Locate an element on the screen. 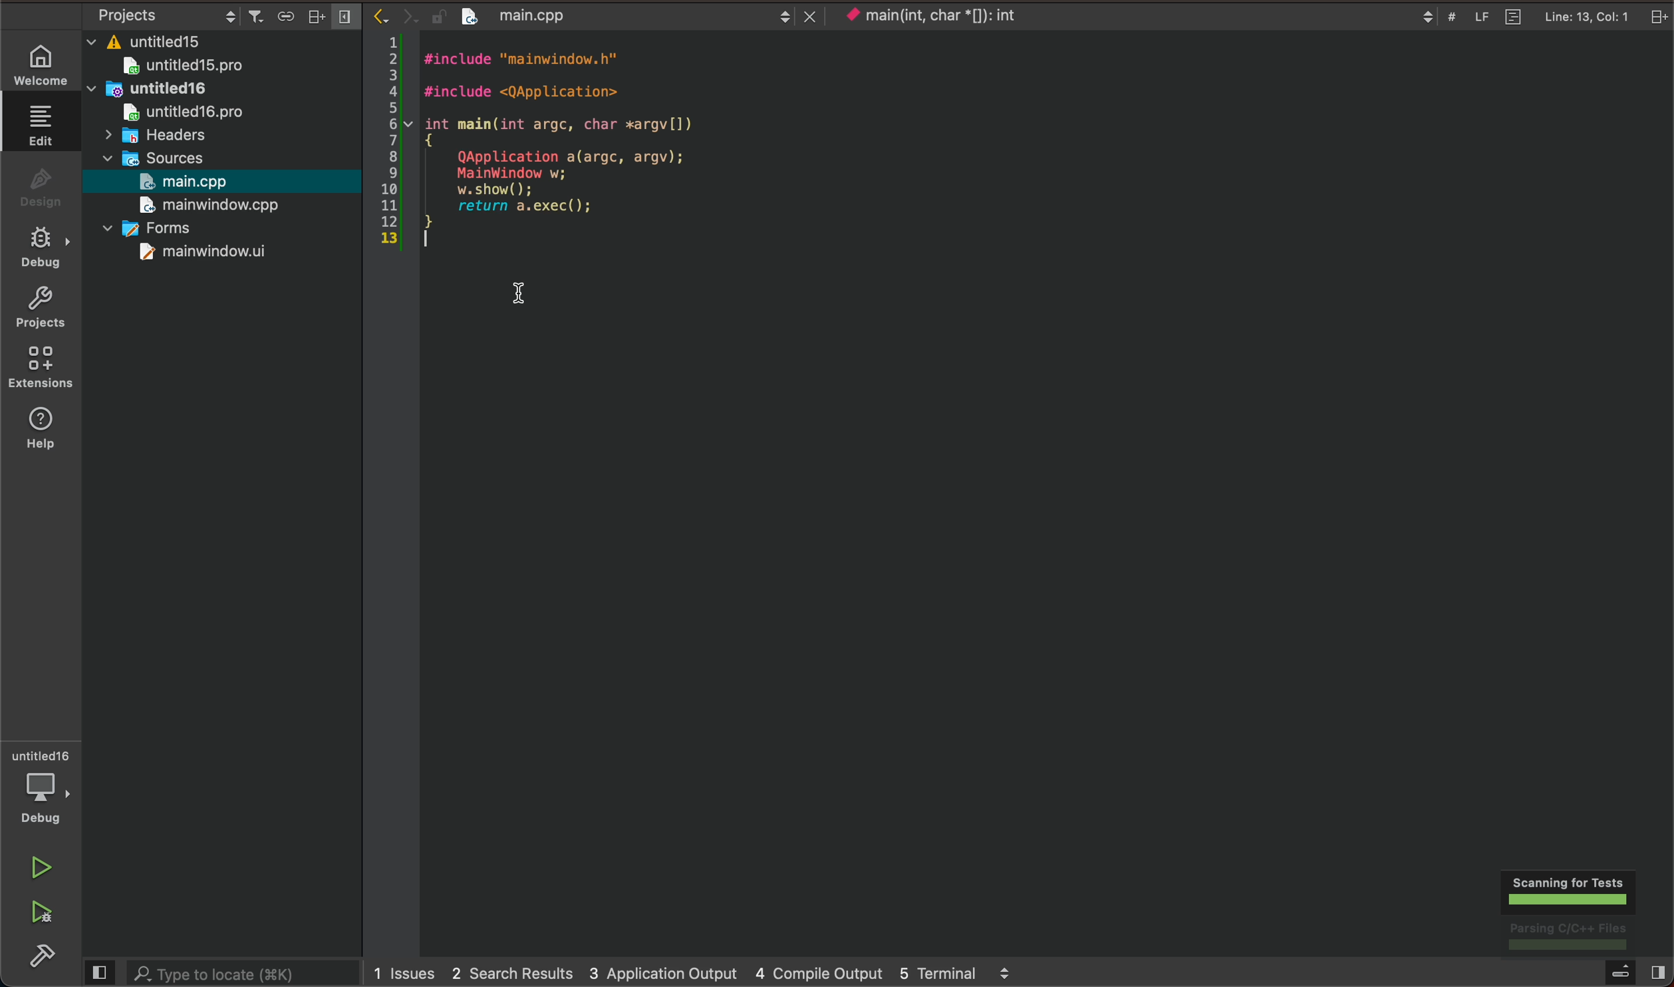  close is located at coordinates (802, 16).